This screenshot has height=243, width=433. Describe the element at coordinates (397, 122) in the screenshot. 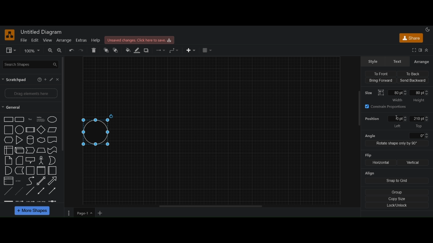

I see `0 as position left` at that location.